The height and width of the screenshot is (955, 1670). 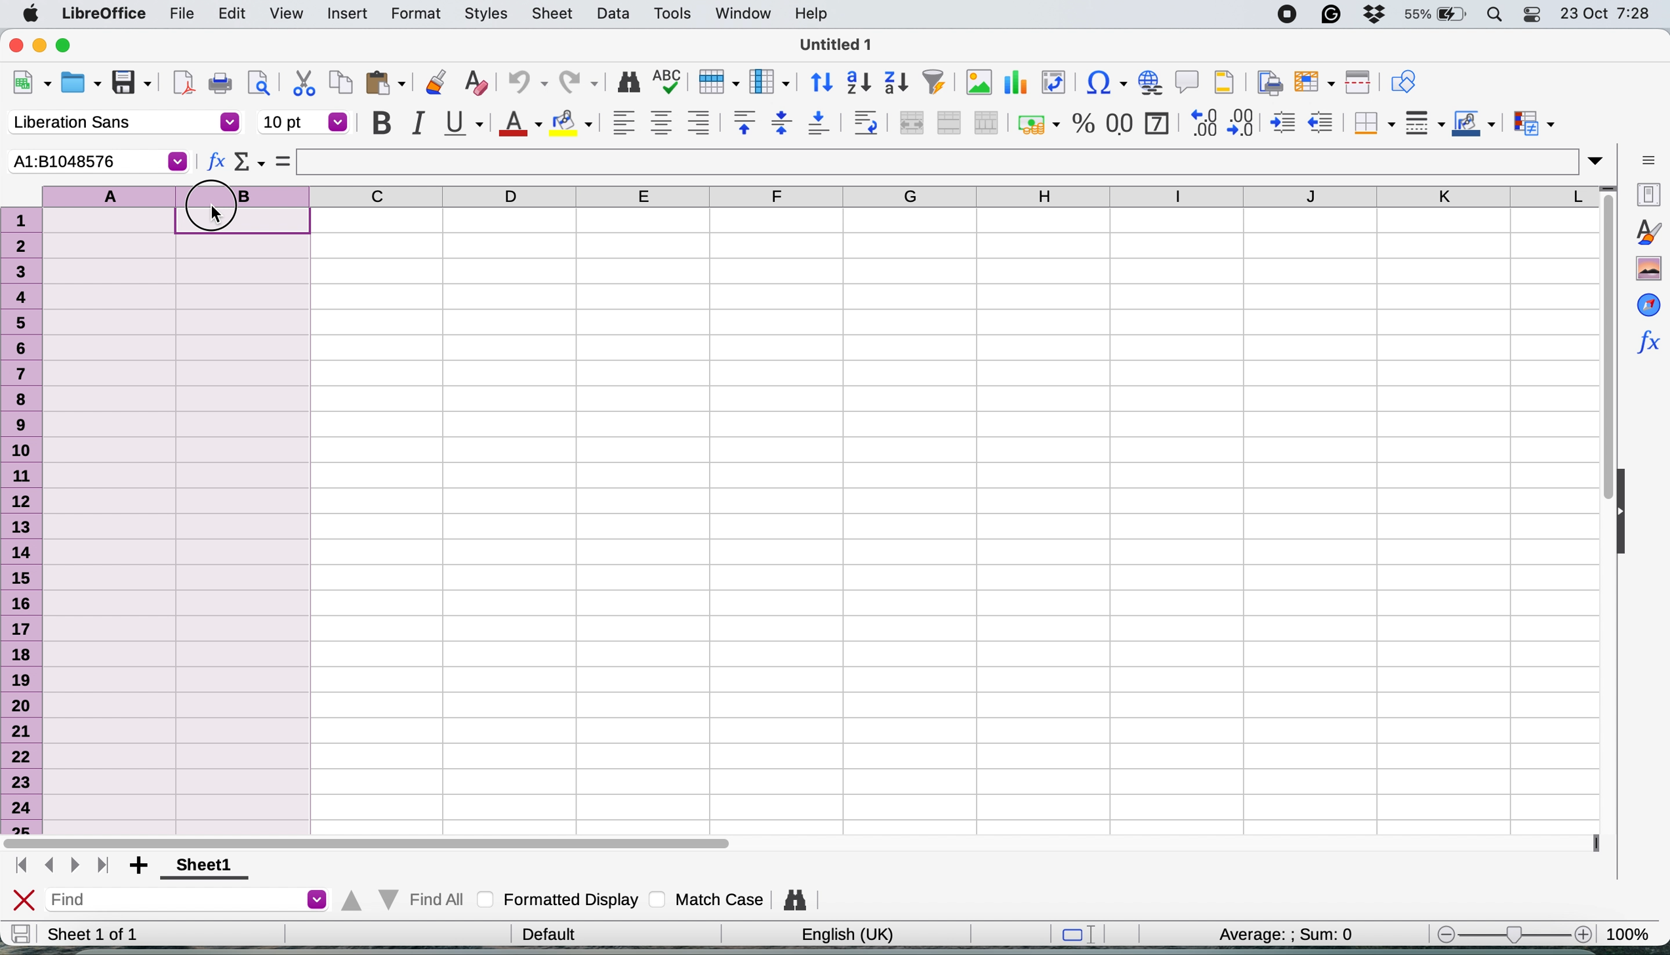 What do you see at coordinates (621, 121) in the screenshot?
I see `align left` at bounding box center [621, 121].